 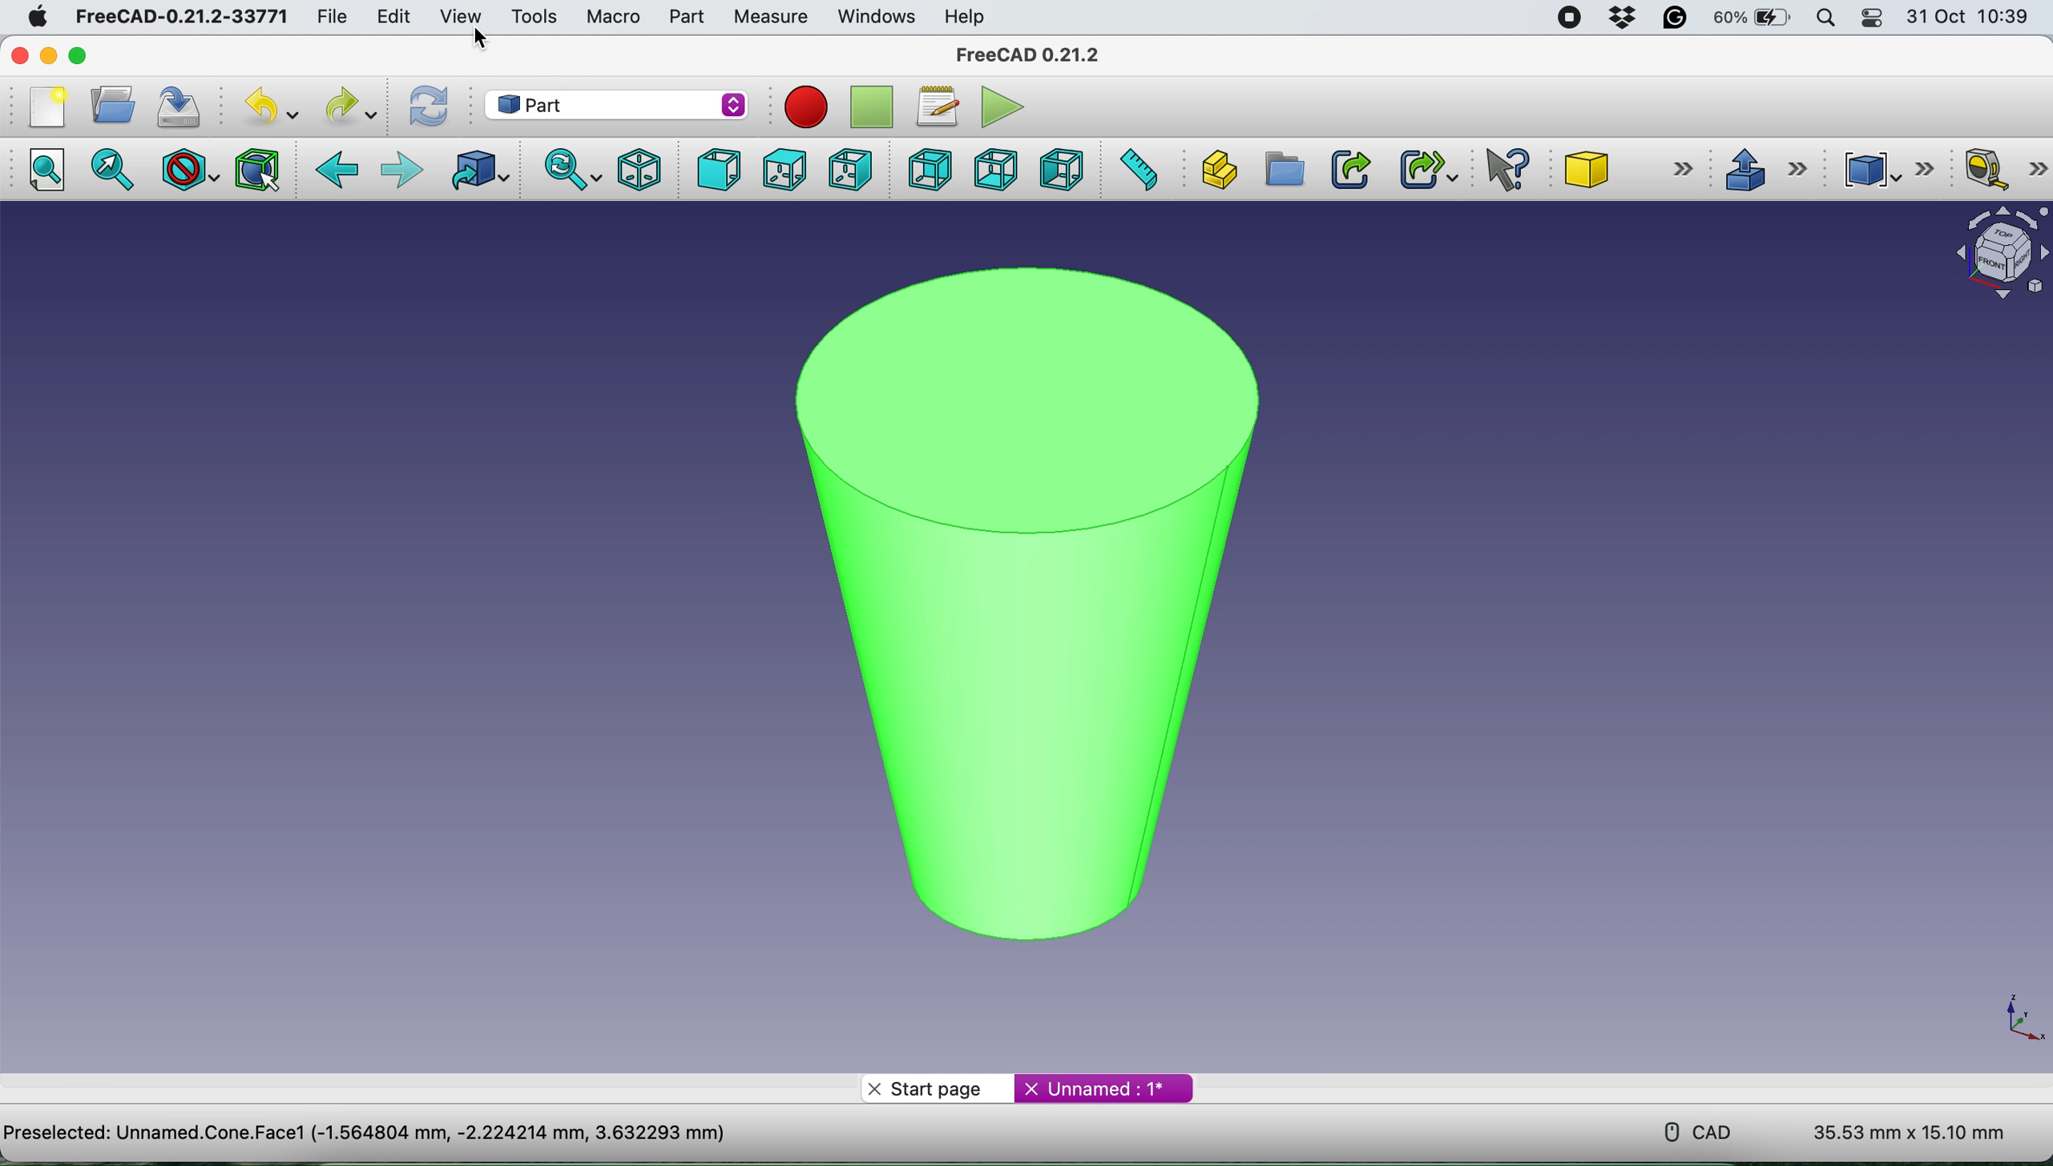 What do you see at coordinates (2012, 1018) in the screenshot?
I see `xy scale` at bounding box center [2012, 1018].